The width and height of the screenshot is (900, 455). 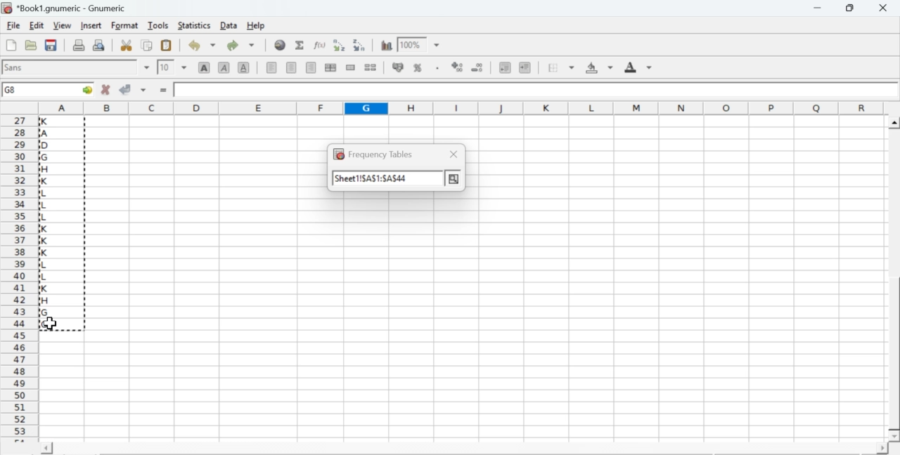 What do you see at coordinates (79, 44) in the screenshot?
I see `print` at bounding box center [79, 44].